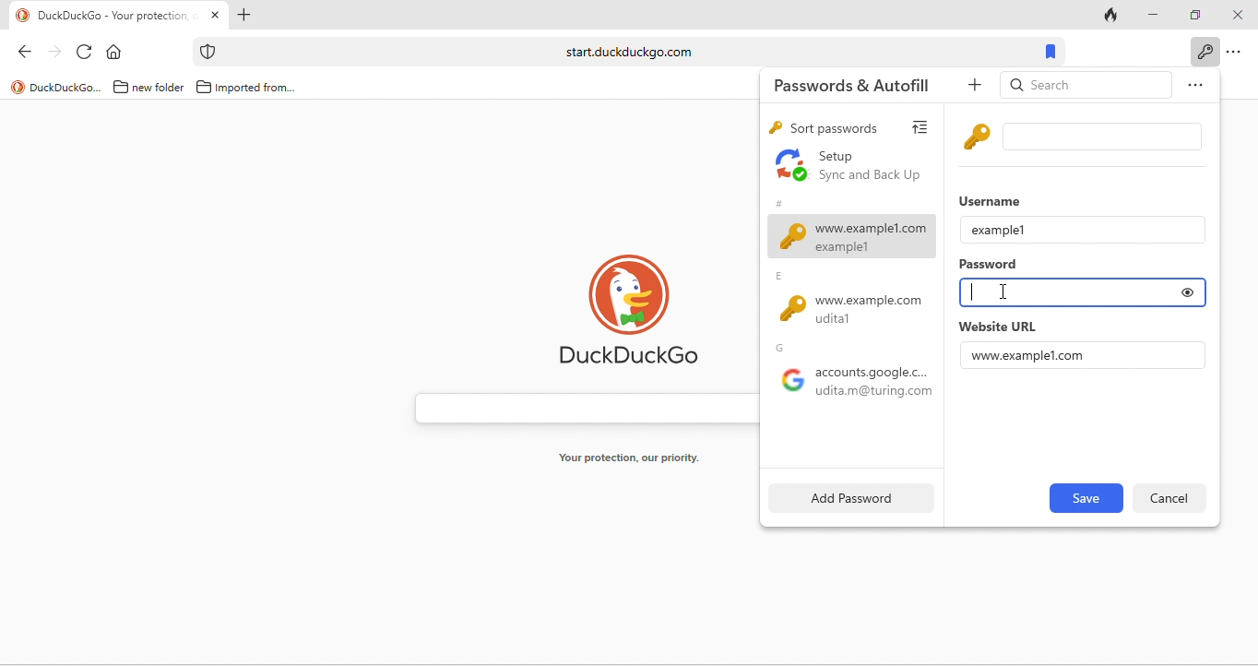 This screenshot has width=1258, height=666. I want to click on search bar, so click(577, 404).